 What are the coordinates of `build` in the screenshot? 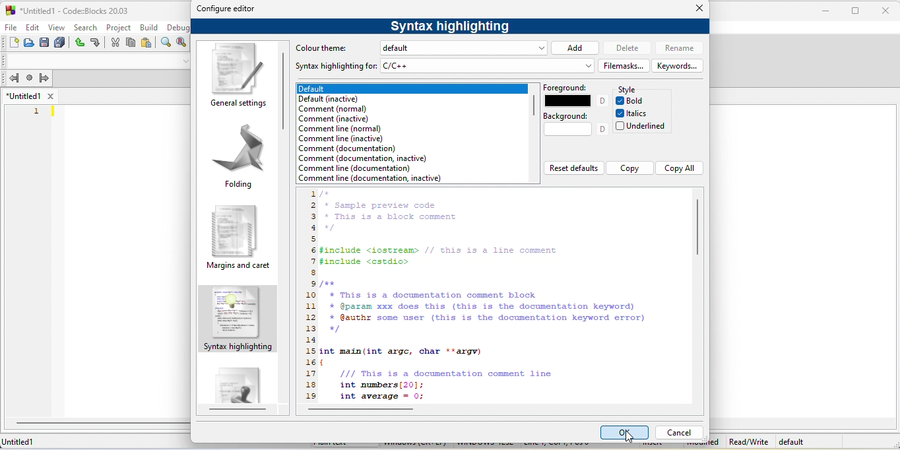 It's located at (149, 28).